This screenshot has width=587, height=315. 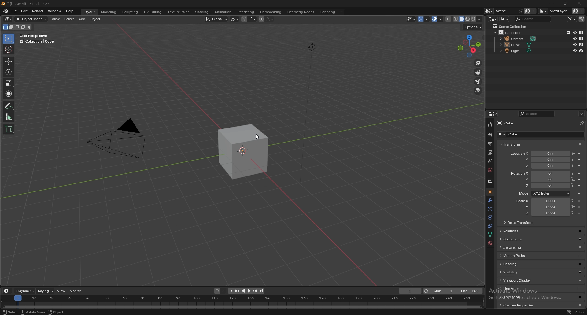 What do you see at coordinates (531, 135) in the screenshot?
I see `cube` at bounding box center [531, 135].